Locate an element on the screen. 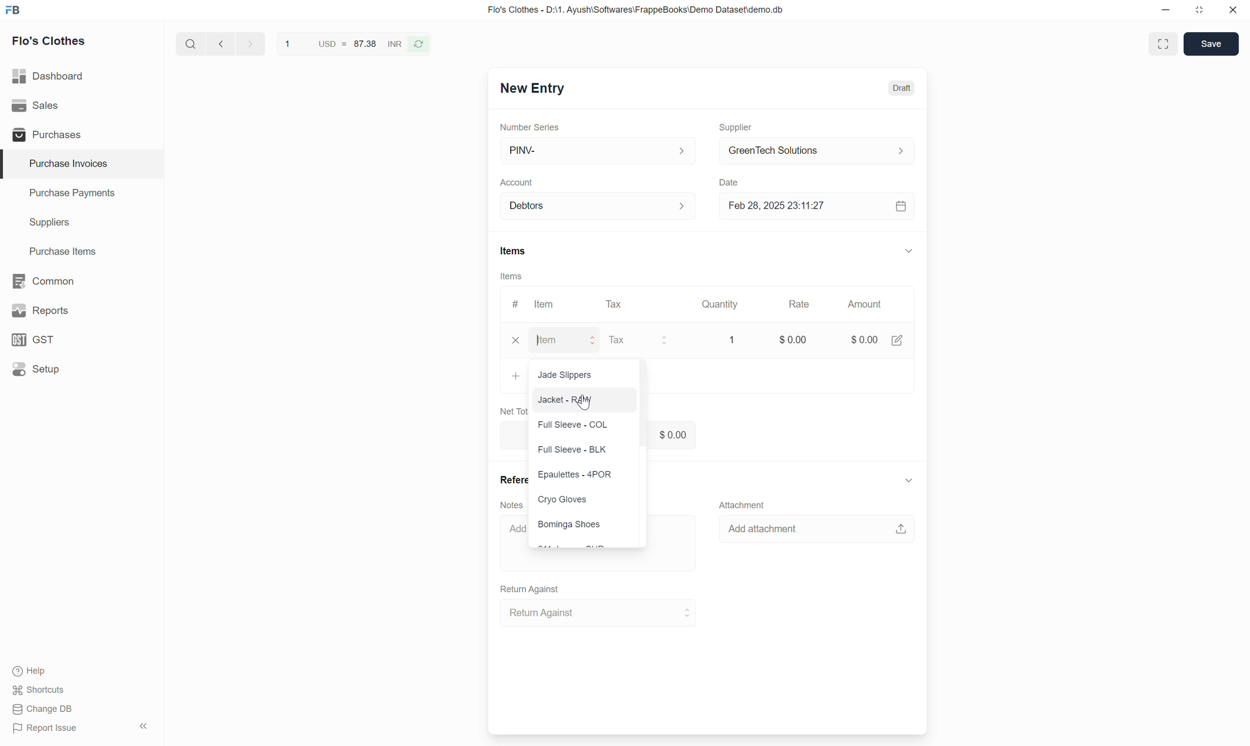 Image resolution: width=1250 pixels, height=746 pixels. Suppliers is located at coordinates (82, 223).